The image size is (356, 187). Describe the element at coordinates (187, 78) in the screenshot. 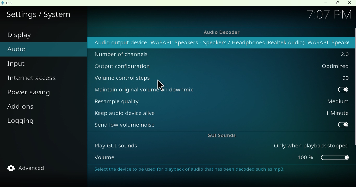

I see `Volume control steps` at that location.